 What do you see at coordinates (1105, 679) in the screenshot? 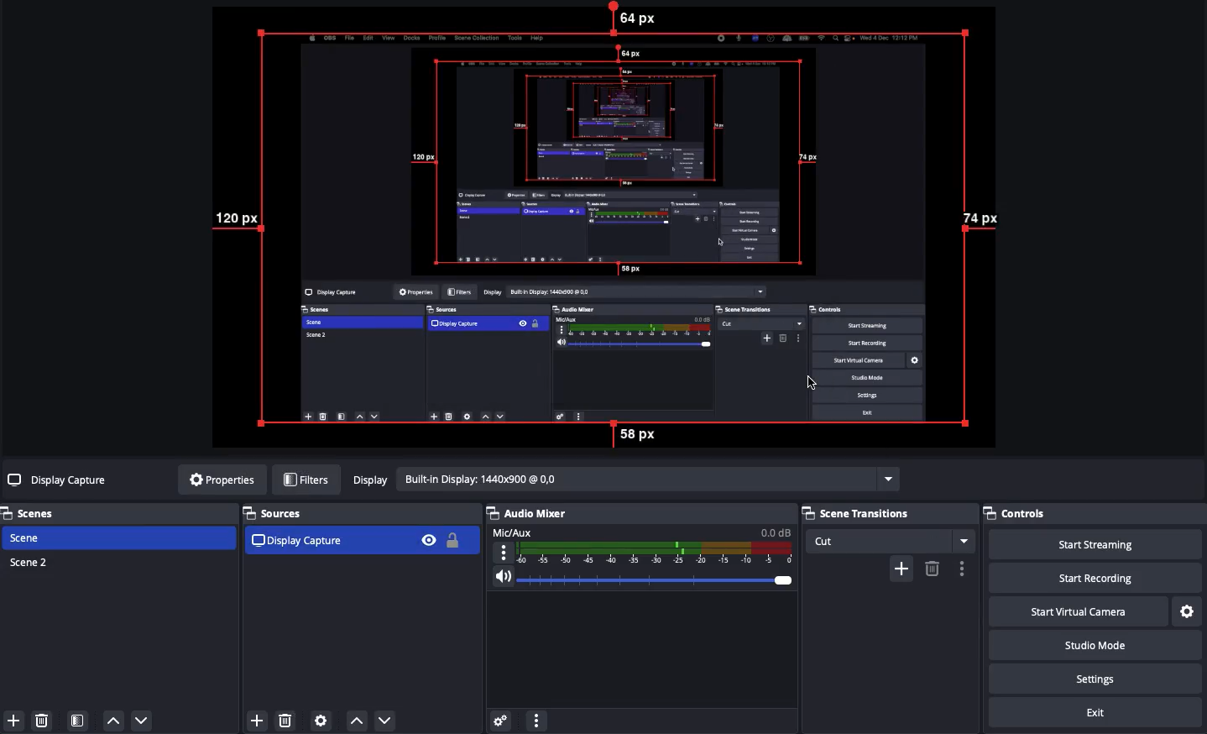
I see `Settings` at bounding box center [1105, 679].